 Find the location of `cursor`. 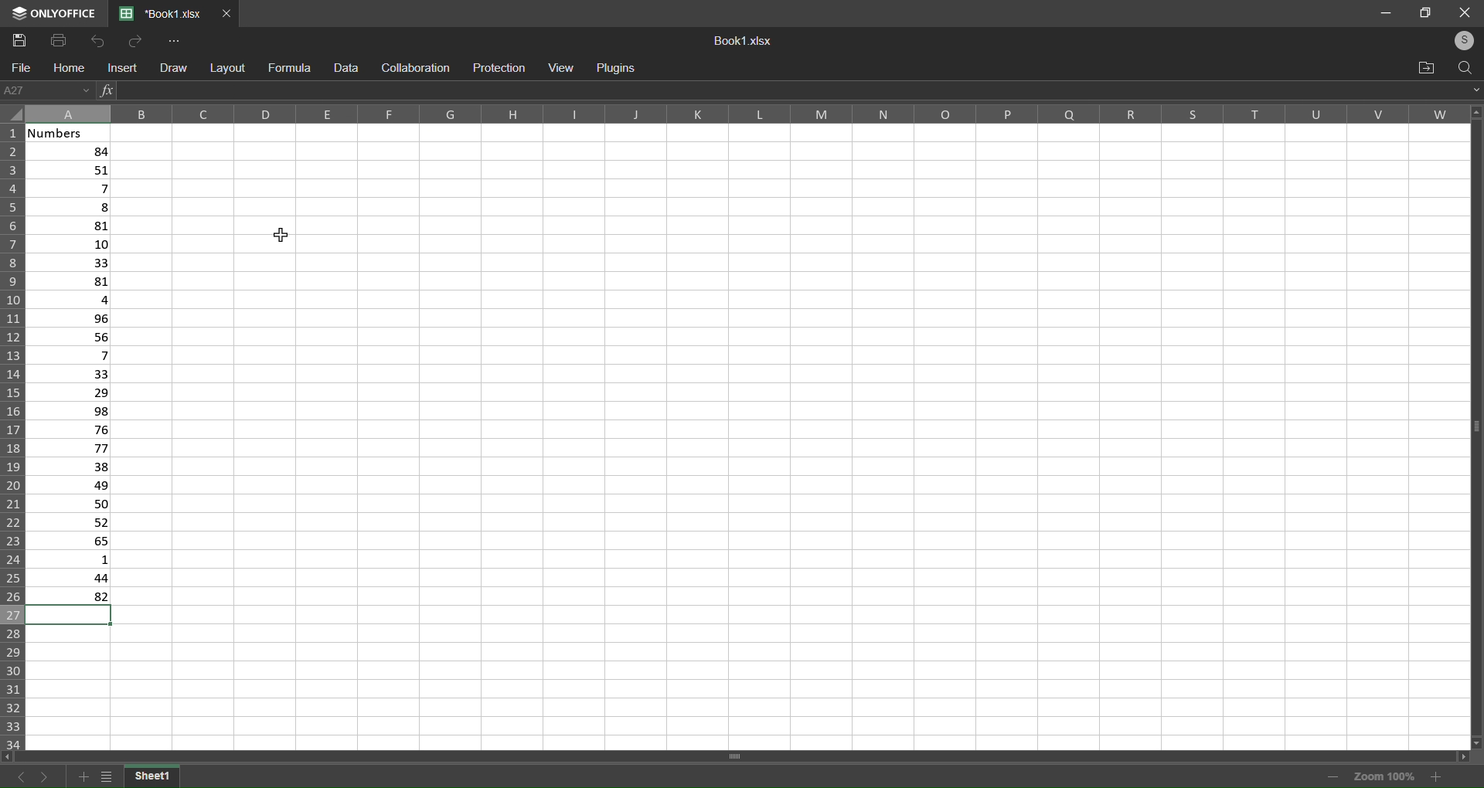

cursor is located at coordinates (277, 237).